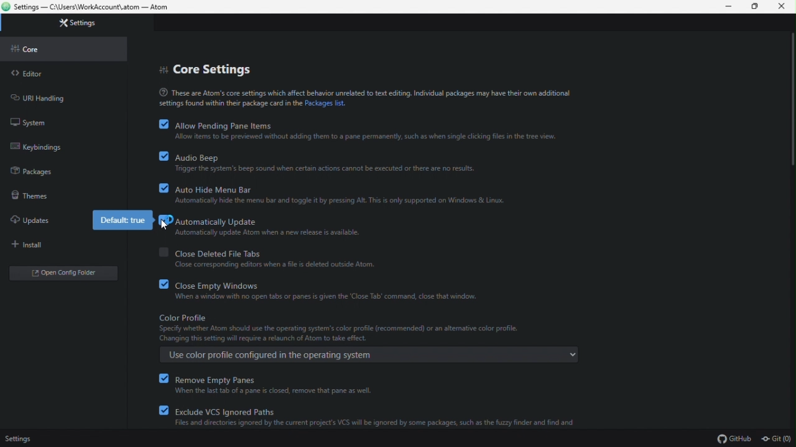 The image size is (796, 447). Describe the element at coordinates (373, 416) in the screenshot. I see `Exclude VCS Ignored Paths` at that location.